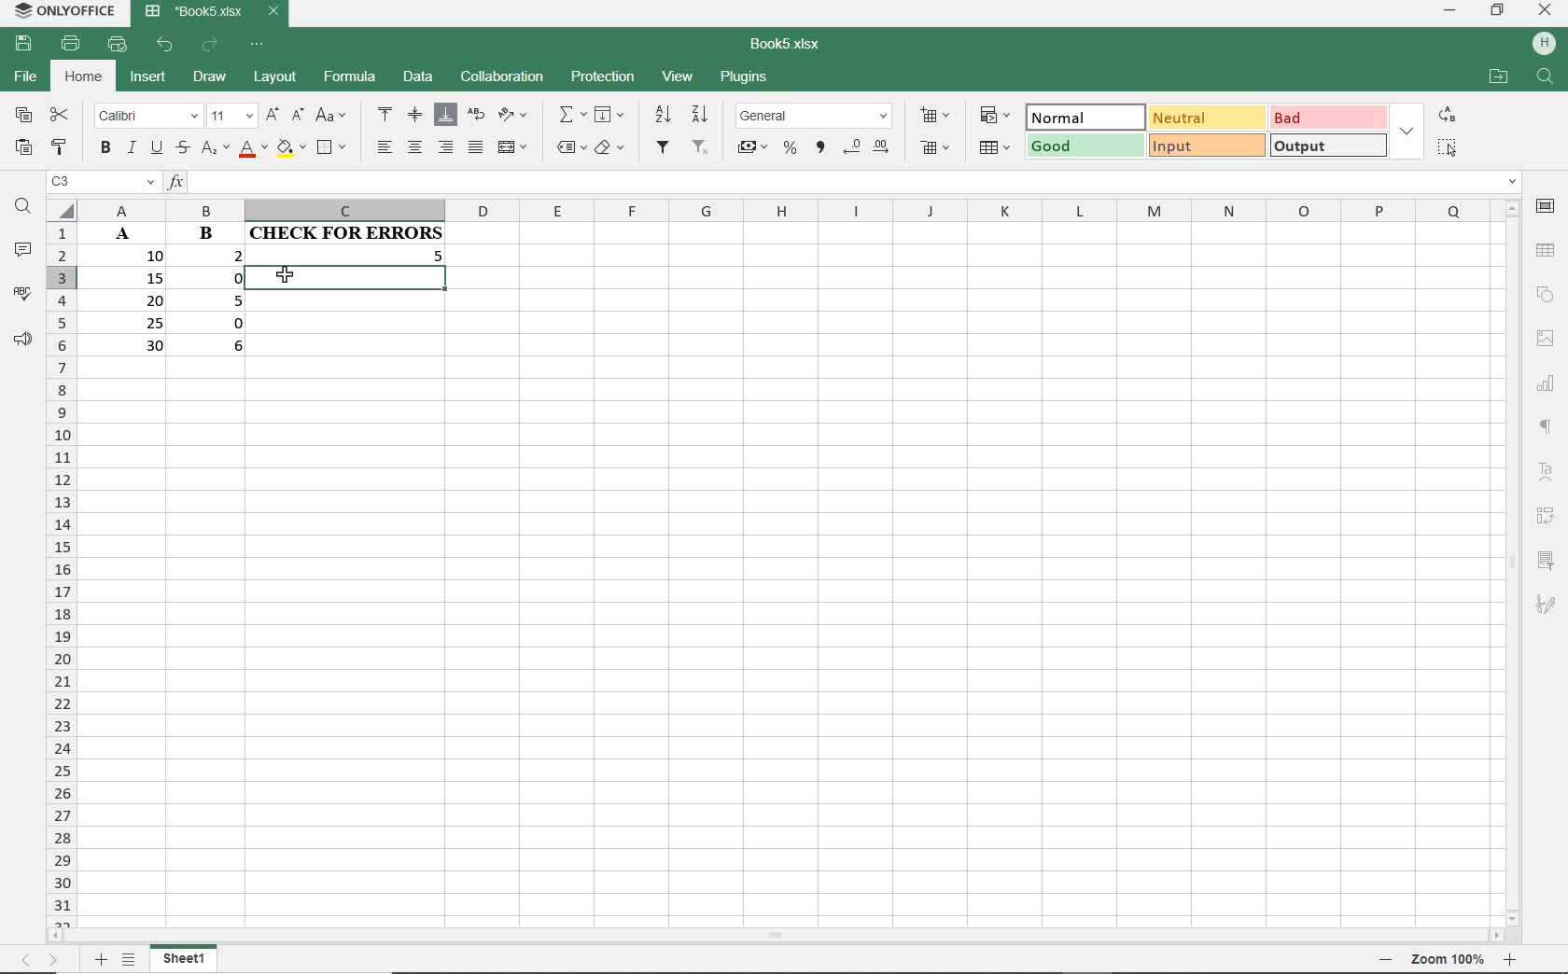  I want to click on SHAPE, so click(1544, 293).